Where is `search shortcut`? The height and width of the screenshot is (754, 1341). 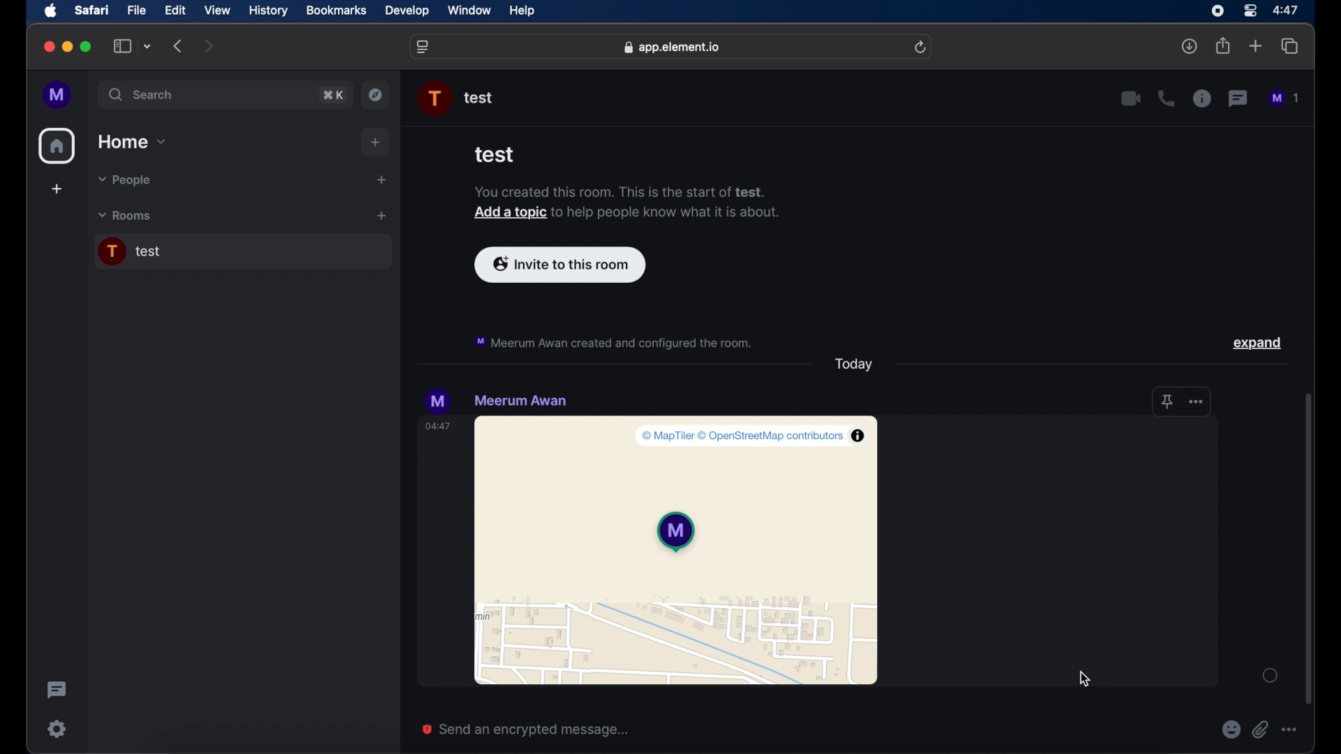 search shortcut is located at coordinates (332, 94).